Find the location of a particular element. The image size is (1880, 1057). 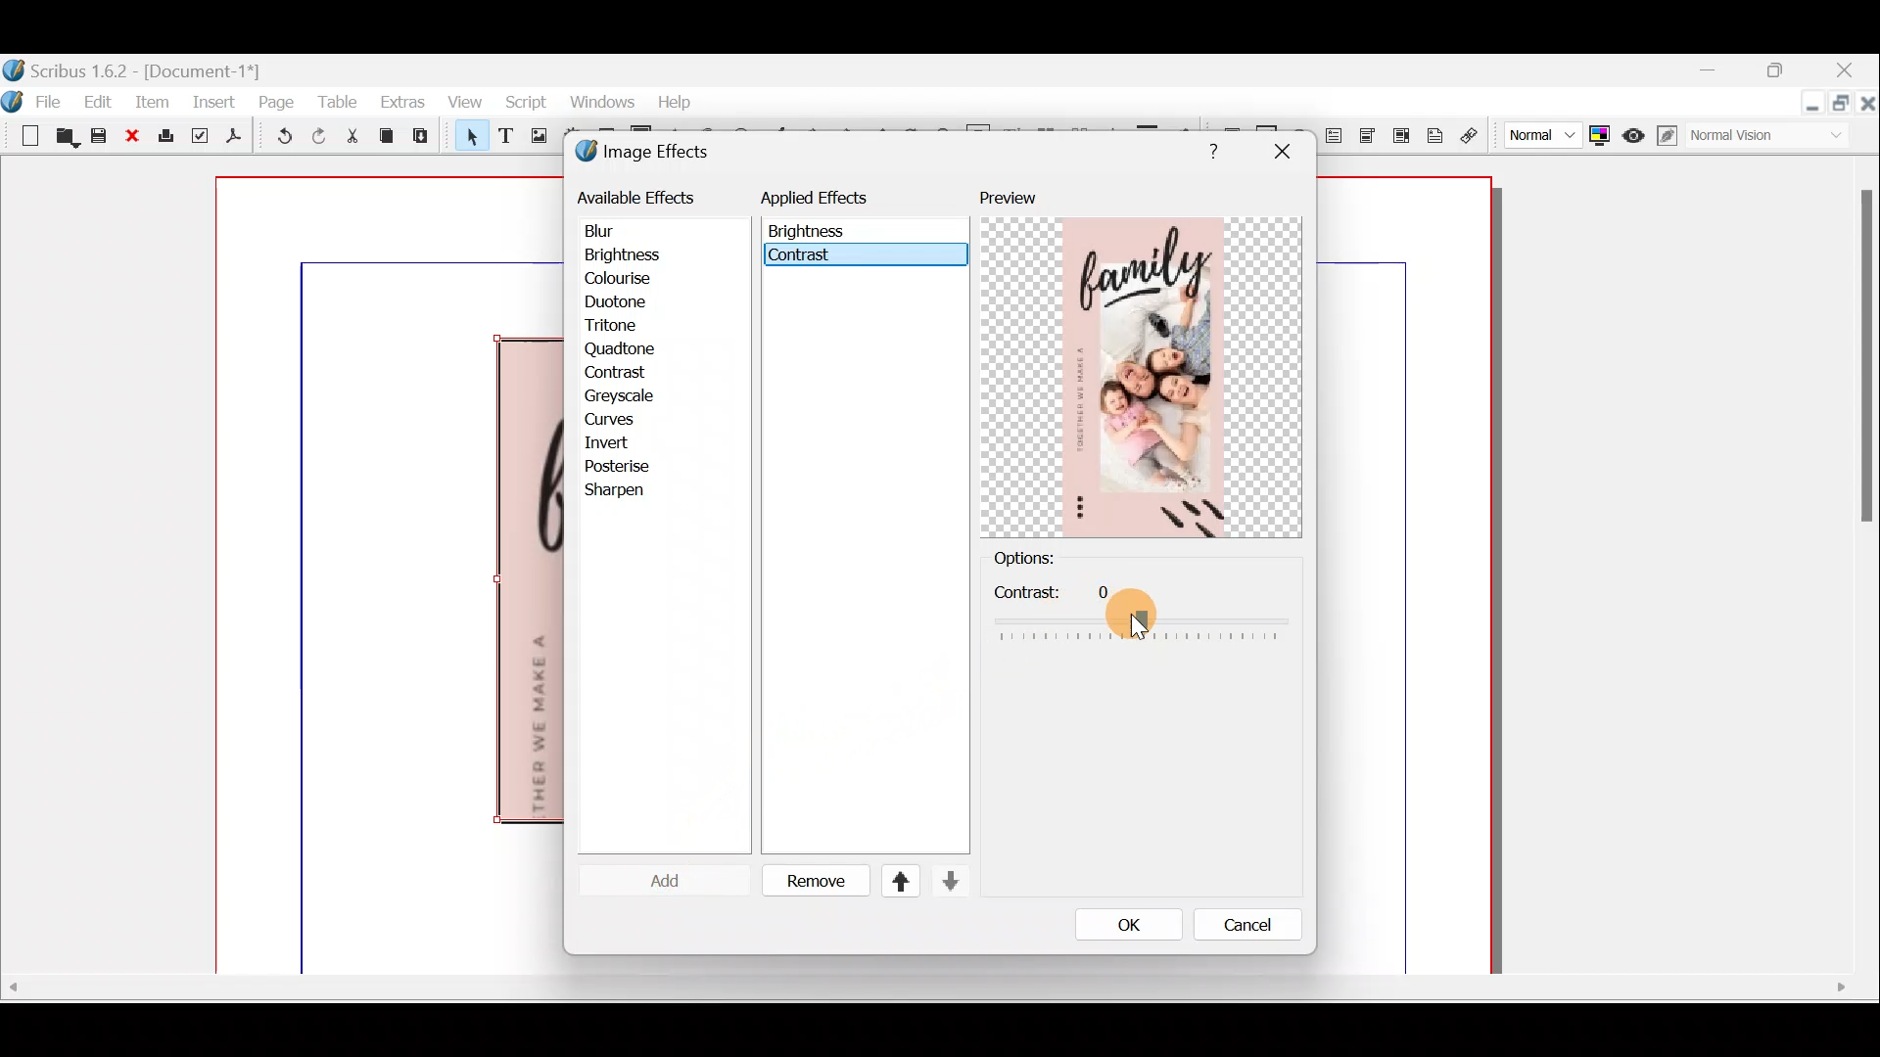

Text annotation is located at coordinates (1434, 133).